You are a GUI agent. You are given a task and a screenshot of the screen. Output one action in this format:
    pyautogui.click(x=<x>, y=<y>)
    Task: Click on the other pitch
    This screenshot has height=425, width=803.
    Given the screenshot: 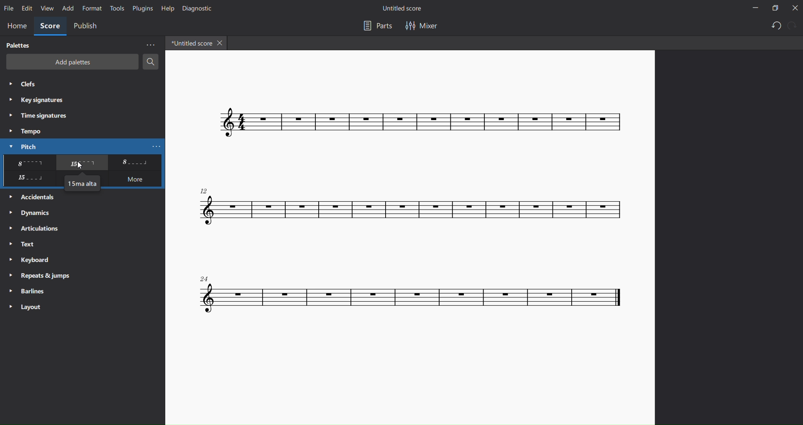 What is the action you would take?
    pyautogui.click(x=28, y=179)
    